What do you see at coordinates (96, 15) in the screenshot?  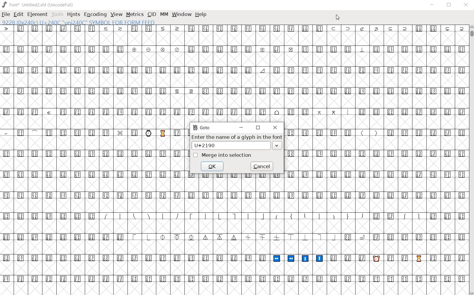 I see `encoding` at bounding box center [96, 15].